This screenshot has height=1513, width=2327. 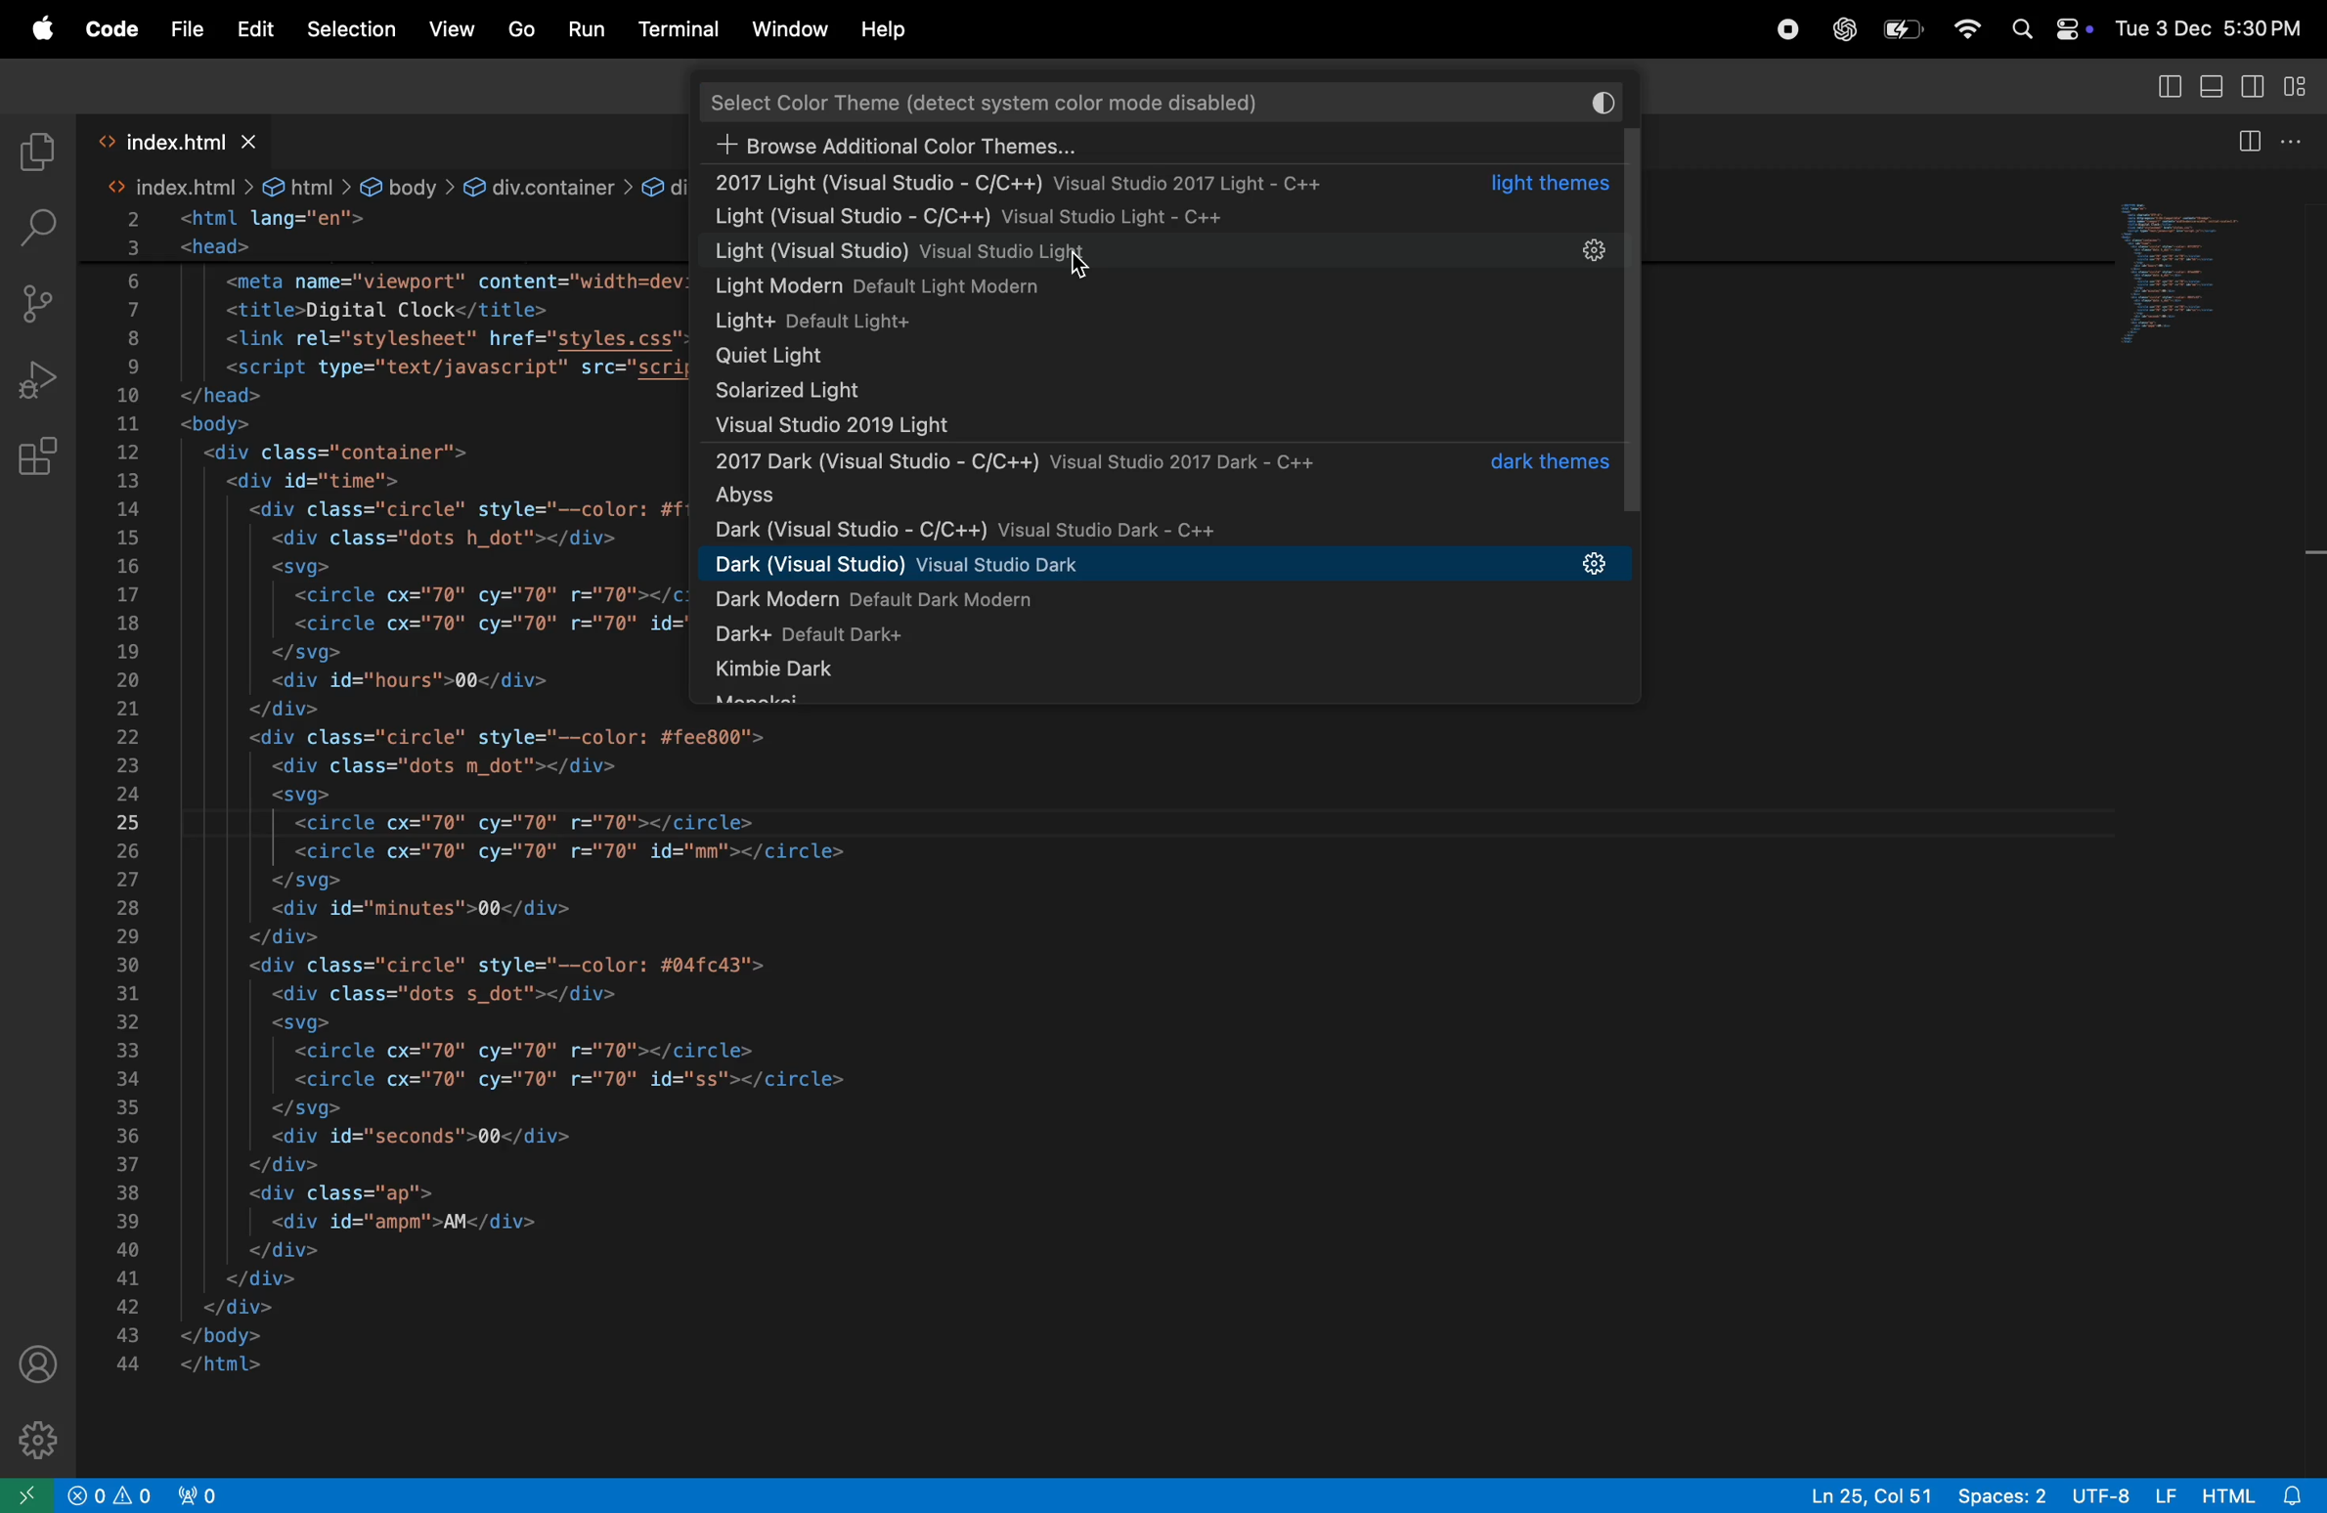 What do you see at coordinates (38, 224) in the screenshot?
I see `search` at bounding box center [38, 224].